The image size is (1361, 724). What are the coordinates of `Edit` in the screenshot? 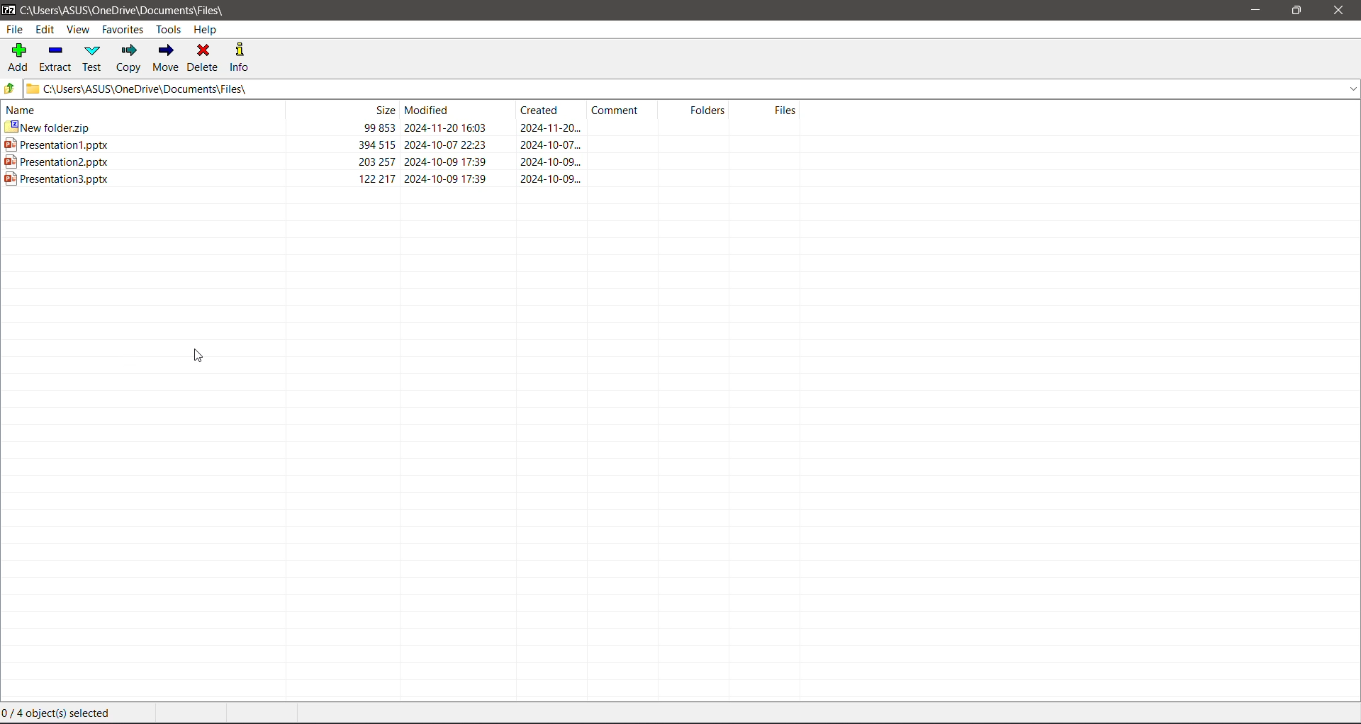 It's located at (45, 28).